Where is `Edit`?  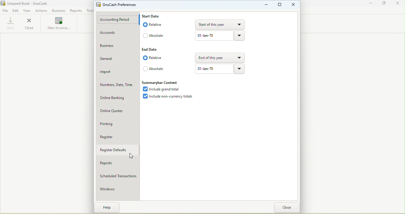
Edit is located at coordinates (16, 11).